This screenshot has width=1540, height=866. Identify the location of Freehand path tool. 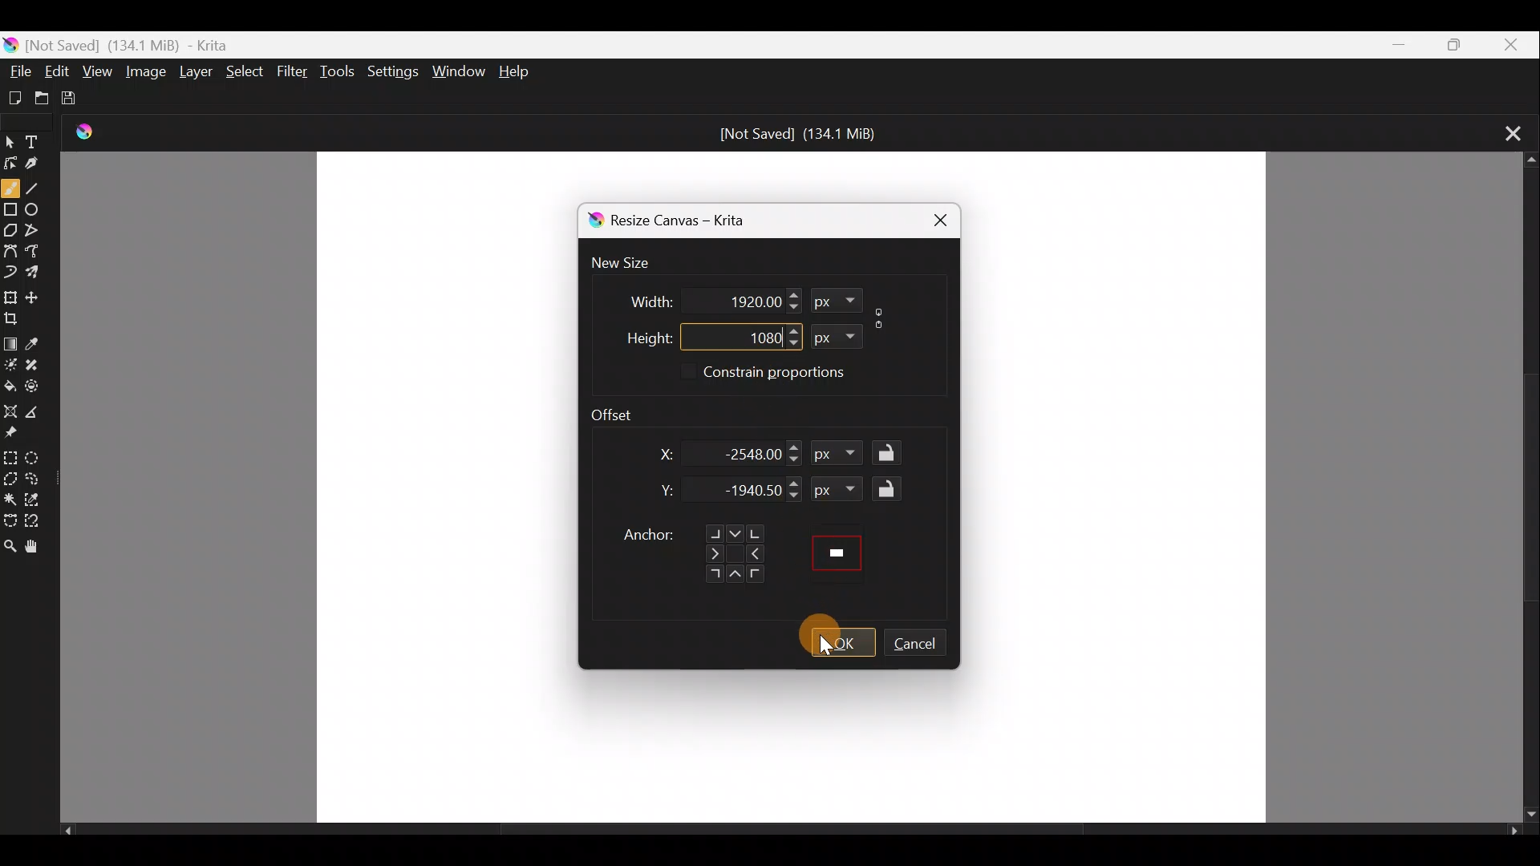
(37, 249).